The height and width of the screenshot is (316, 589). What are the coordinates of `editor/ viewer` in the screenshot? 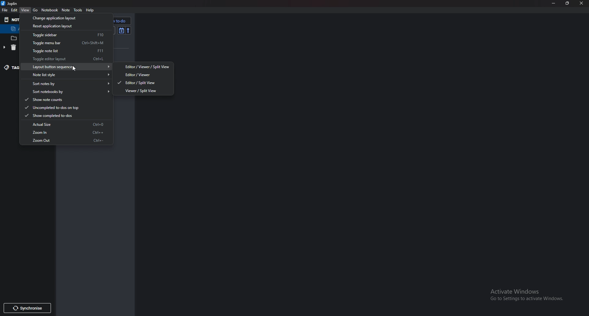 It's located at (144, 74).